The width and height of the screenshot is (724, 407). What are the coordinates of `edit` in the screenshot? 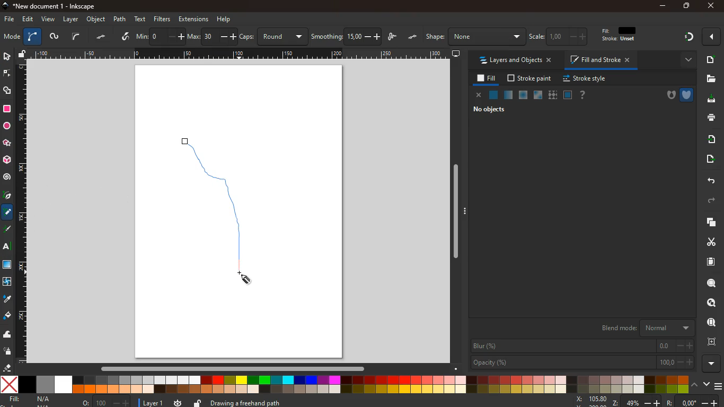 It's located at (562, 37).